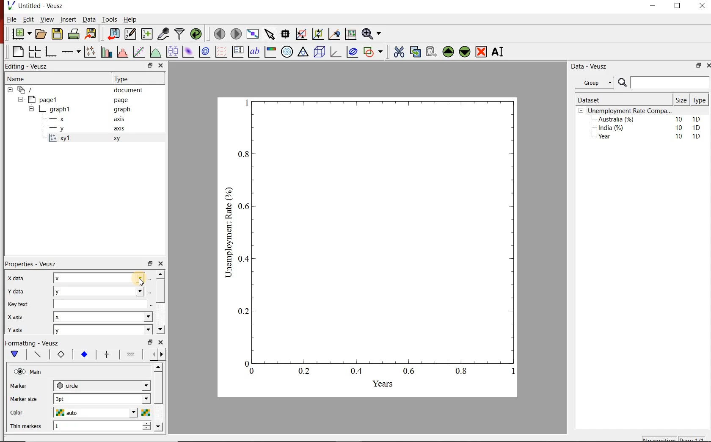 Image resolution: width=711 pixels, height=442 pixels. Describe the element at coordinates (151, 65) in the screenshot. I see `minimise` at that location.